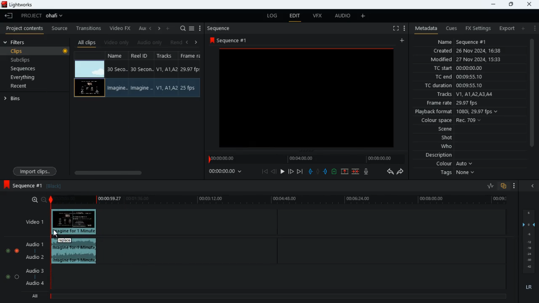  What do you see at coordinates (296, 16) in the screenshot?
I see `edit` at bounding box center [296, 16].